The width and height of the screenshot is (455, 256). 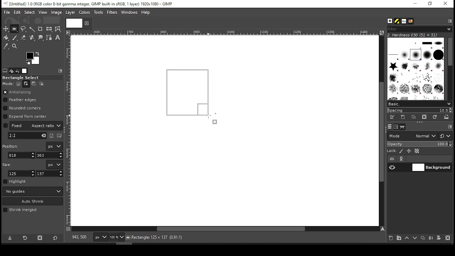 What do you see at coordinates (409, 151) in the screenshot?
I see `lock size and positioning` at bounding box center [409, 151].